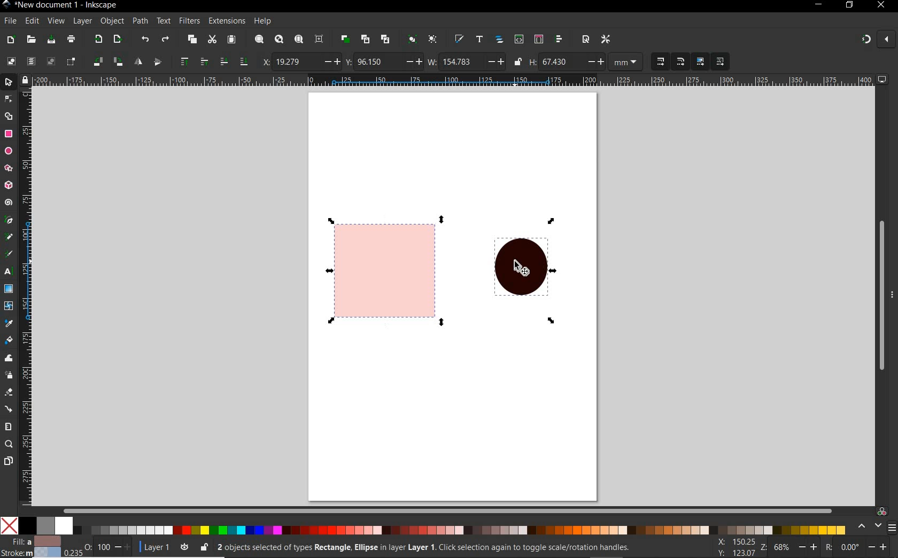 The image size is (898, 558). Describe the element at coordinates (205, 547) in the screenshot. I see `lock or unlock the object` at that location.